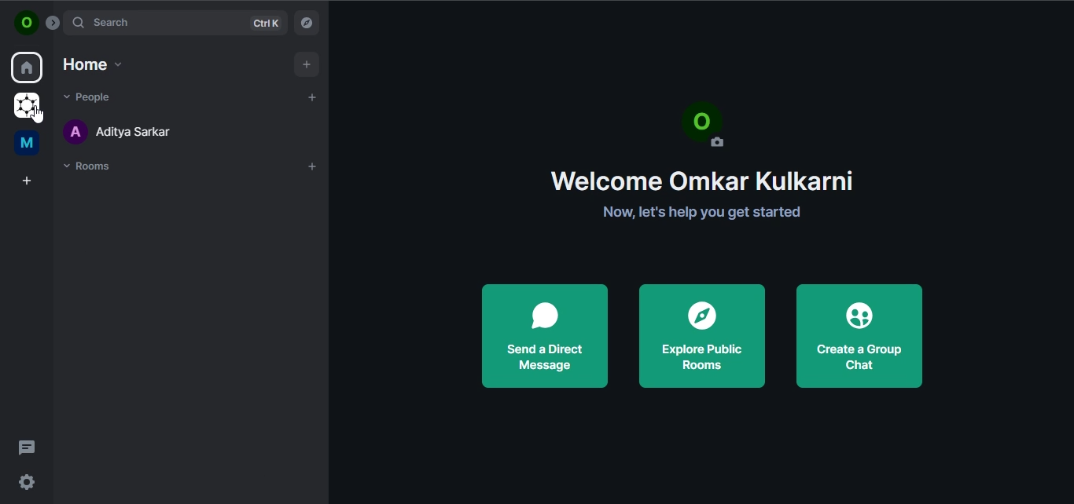 This screenshot has height=504, width=1074. Describe the element at coordinates (702, 334) in the screenshot. I see `explore public rooms` at that location.